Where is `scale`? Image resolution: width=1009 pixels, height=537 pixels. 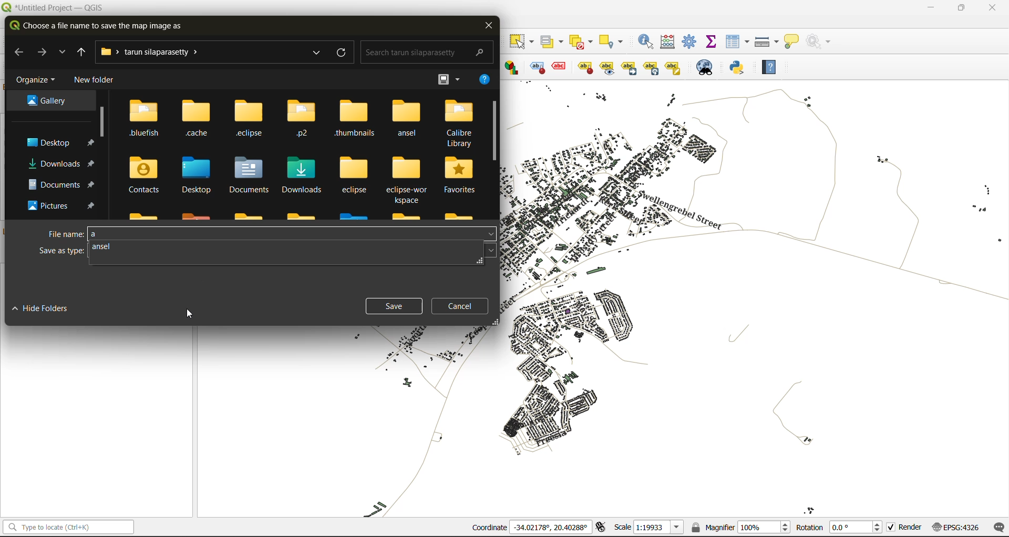 scale is located at coordinates (646, 528).